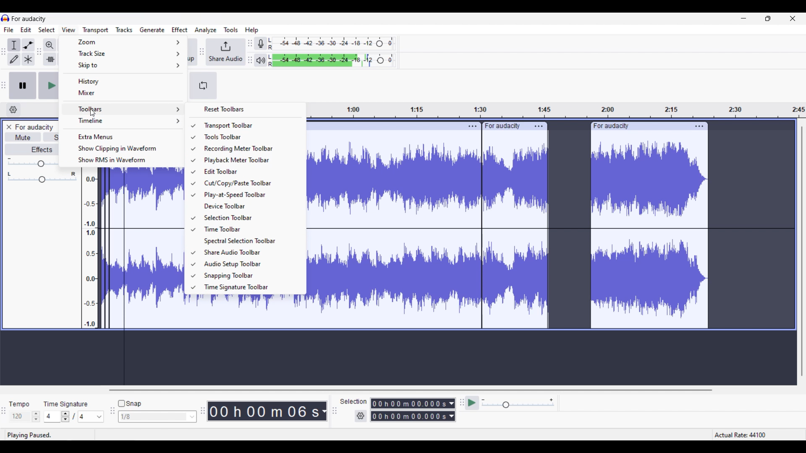  I want to click on Extra menus, so click(124, 136).